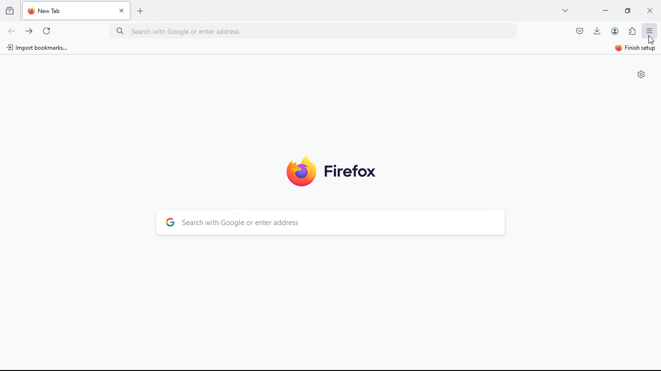 The width and height of the screenshot is (661, 371). Describe the element at coordinates (30, 32) in the screenshot. I see `forward` at that location.